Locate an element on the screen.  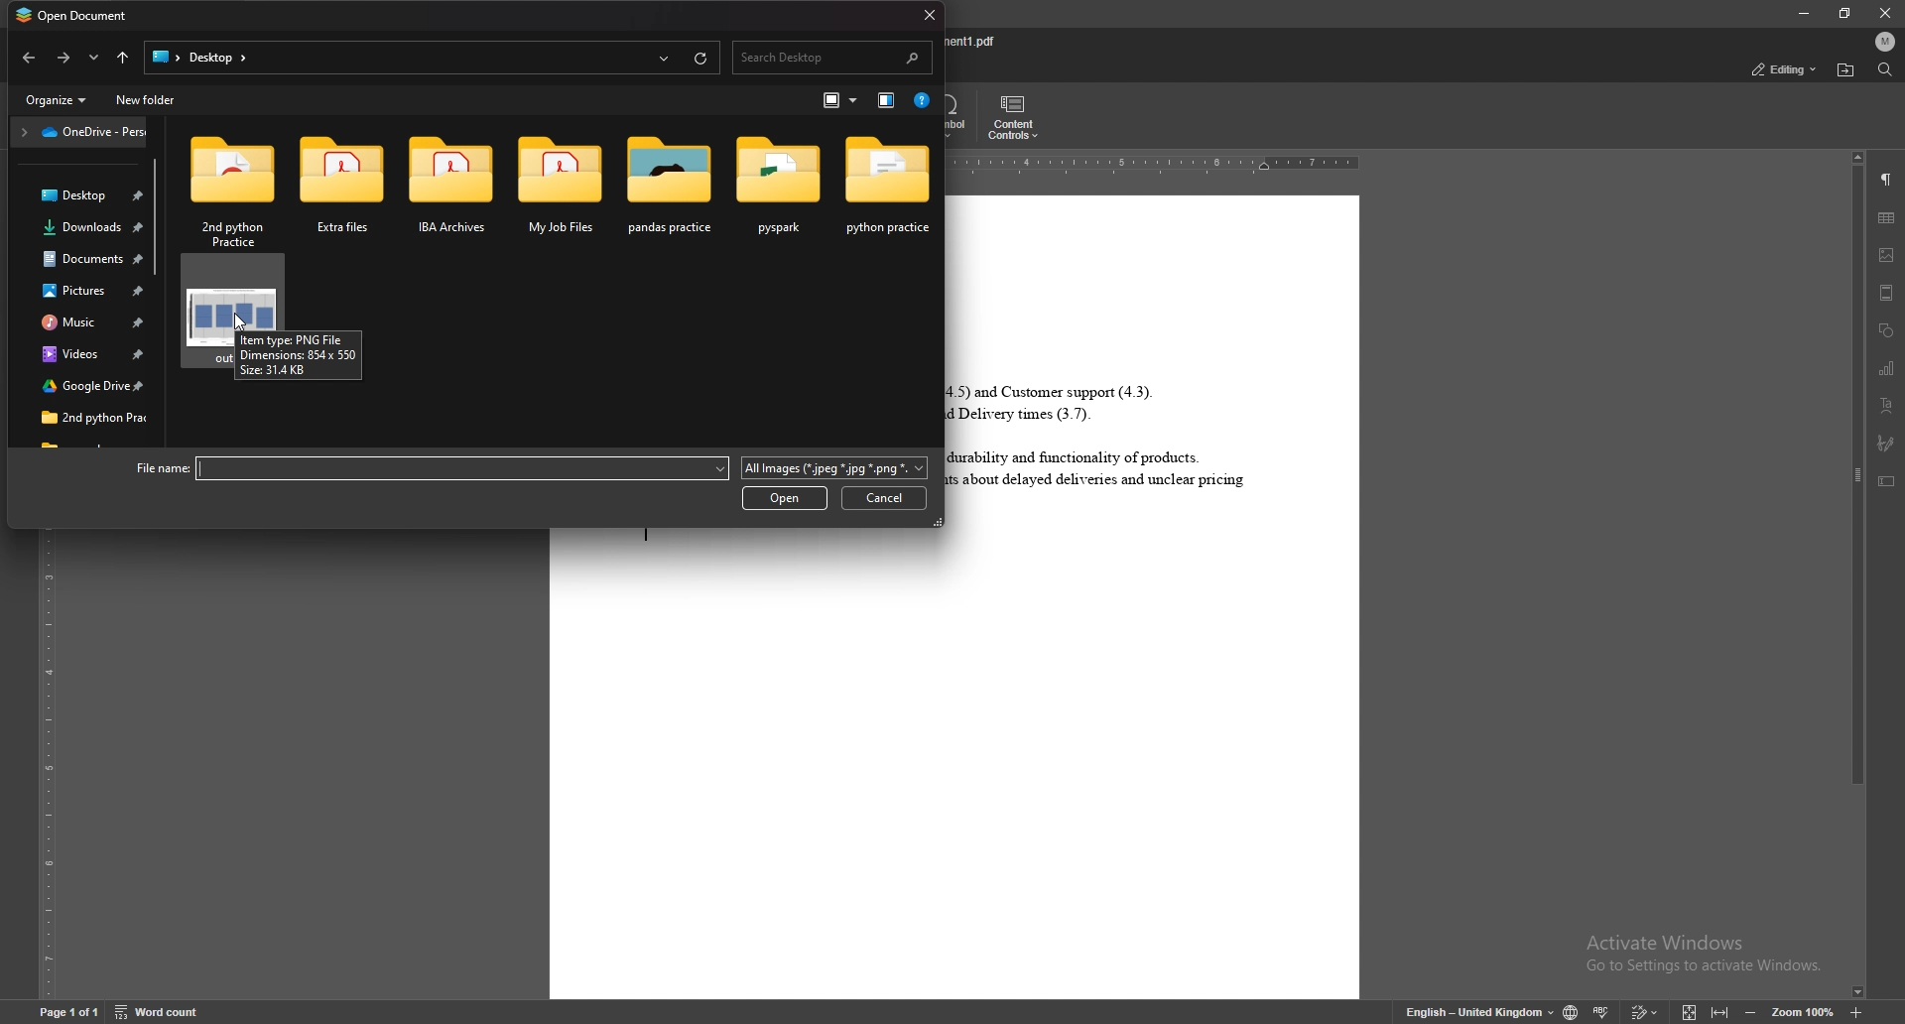
file name: is located at coordinates (425, 466).